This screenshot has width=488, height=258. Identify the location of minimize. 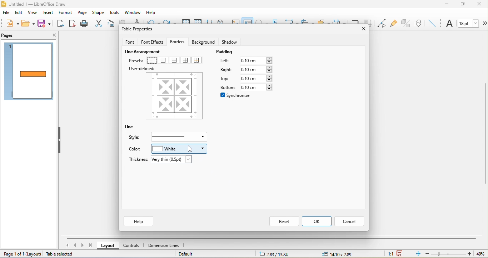
(448, 5).